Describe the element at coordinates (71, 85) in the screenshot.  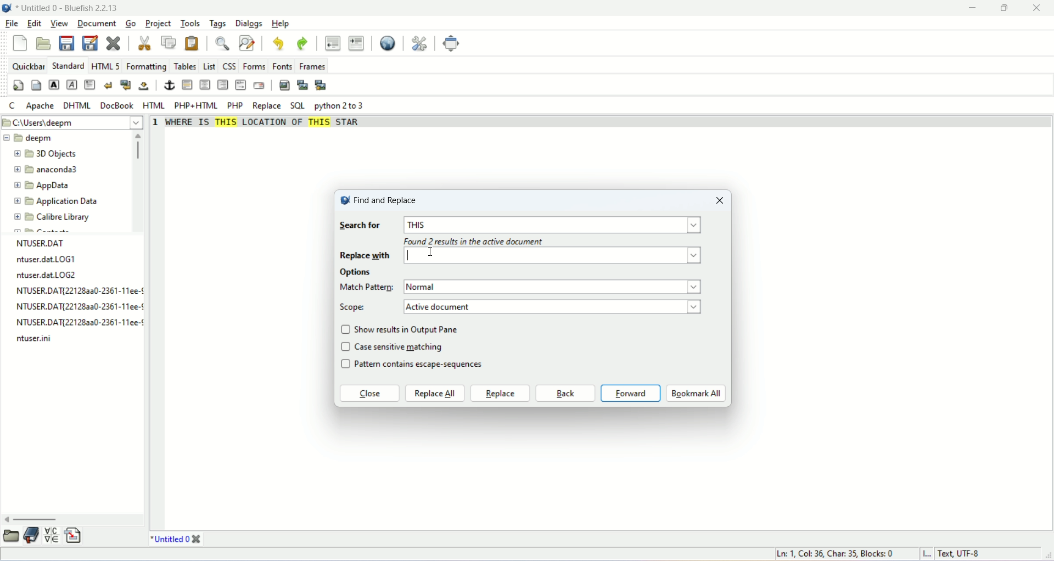
I see `emphasis` at that location.